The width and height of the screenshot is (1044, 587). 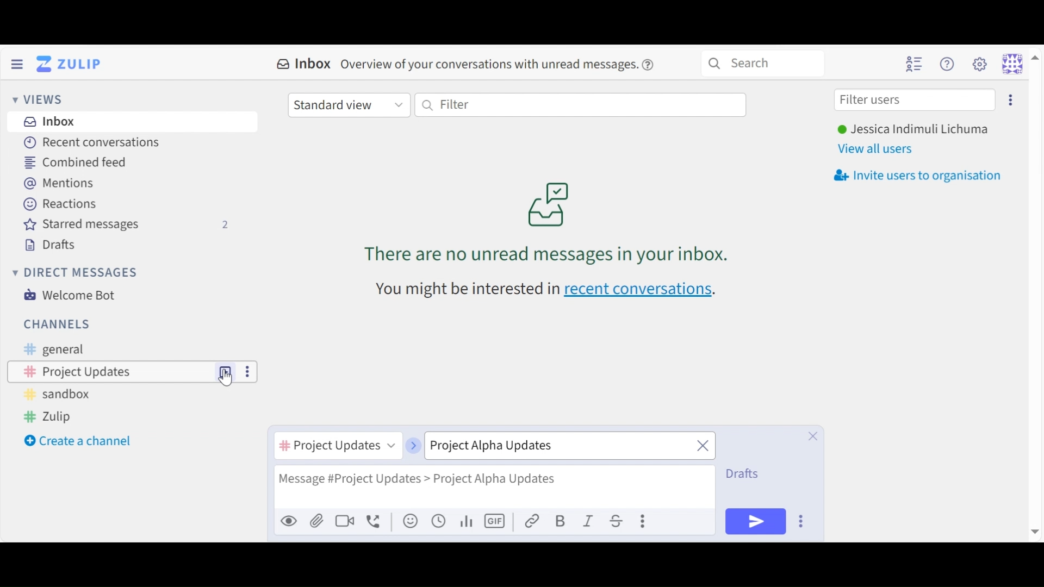 I want to click on Search, so click(x=762, y=62).